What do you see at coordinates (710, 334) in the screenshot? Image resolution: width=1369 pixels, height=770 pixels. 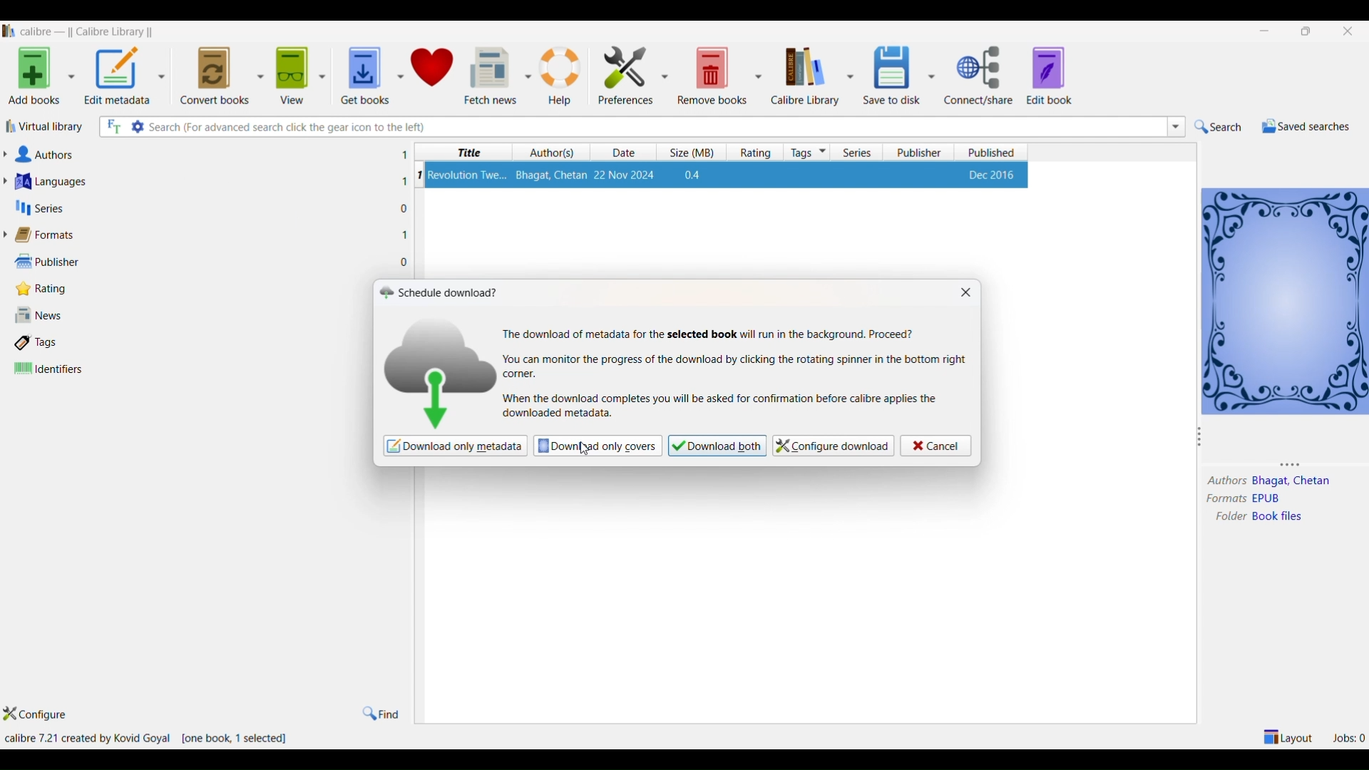 I see `text` at bounding box center [710, 334].